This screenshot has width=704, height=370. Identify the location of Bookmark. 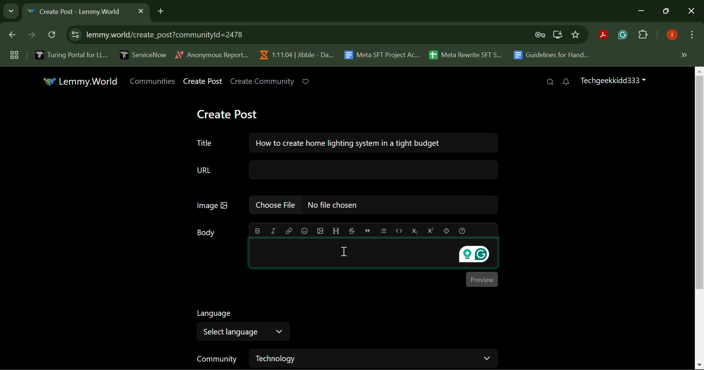
(576, 35).